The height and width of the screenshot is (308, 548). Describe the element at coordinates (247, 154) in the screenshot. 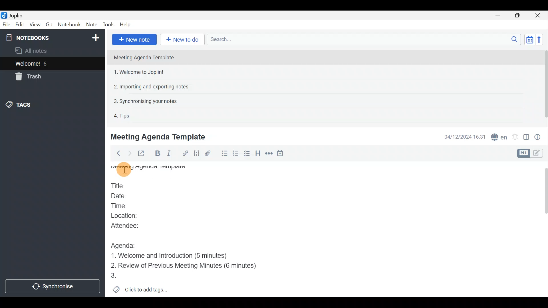

I see `Checkbox` at that location.